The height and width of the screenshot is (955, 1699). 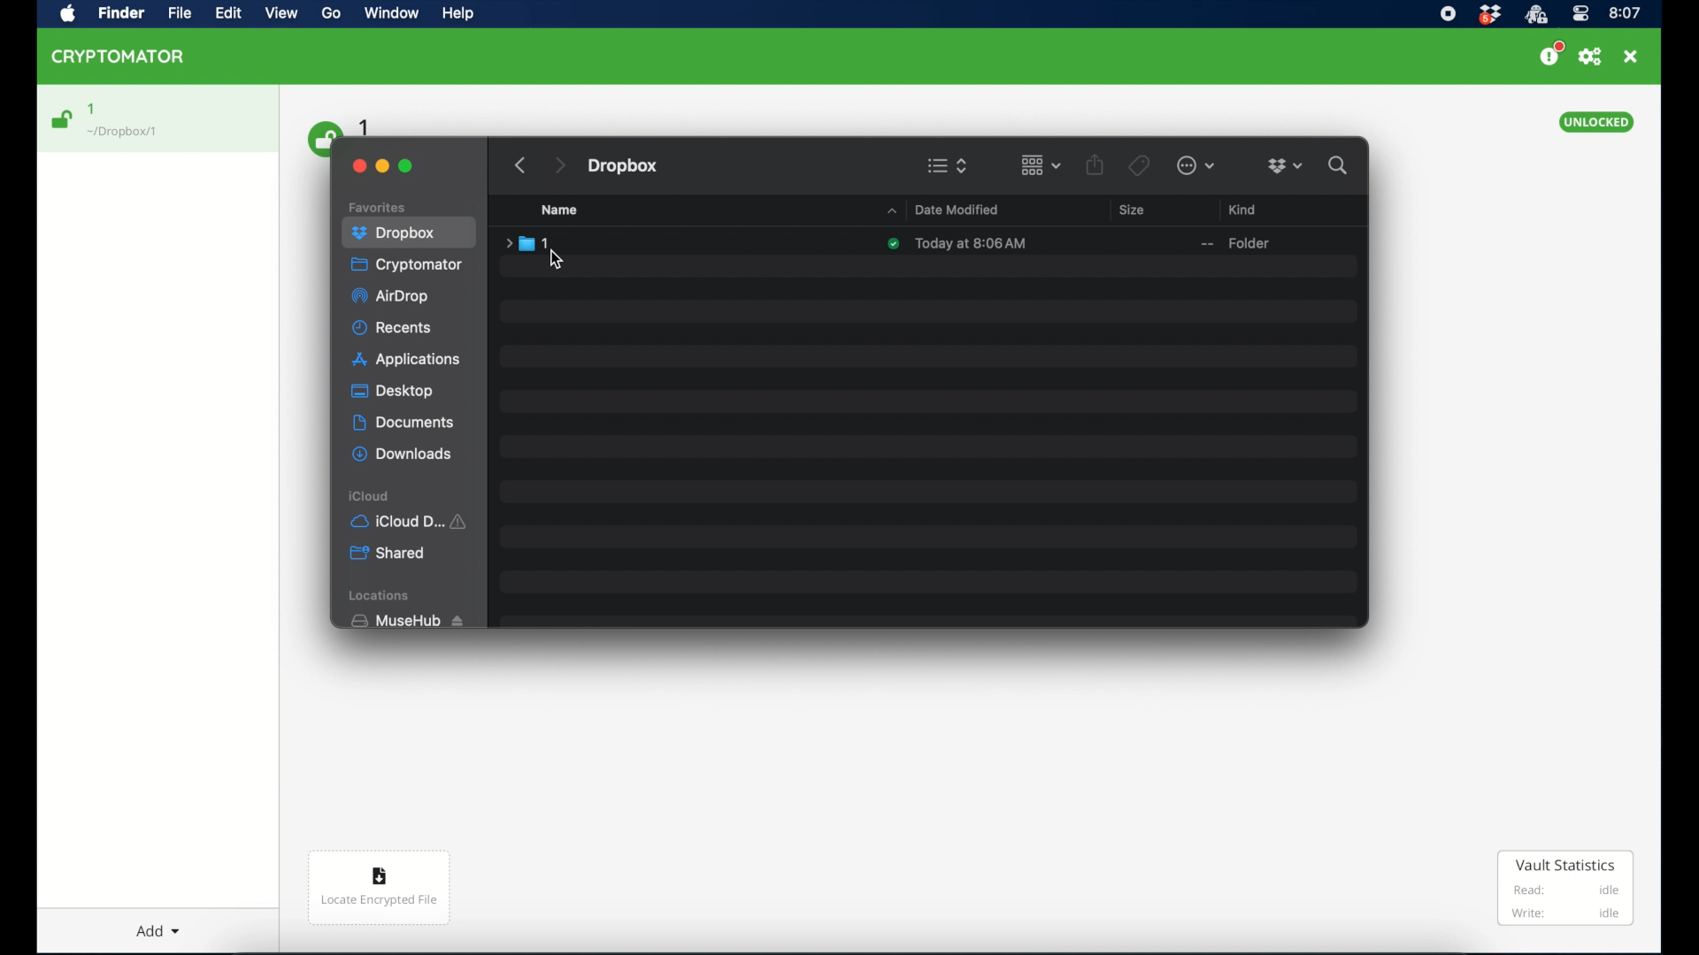 I want to click on previous, so click(x=520, y=164).